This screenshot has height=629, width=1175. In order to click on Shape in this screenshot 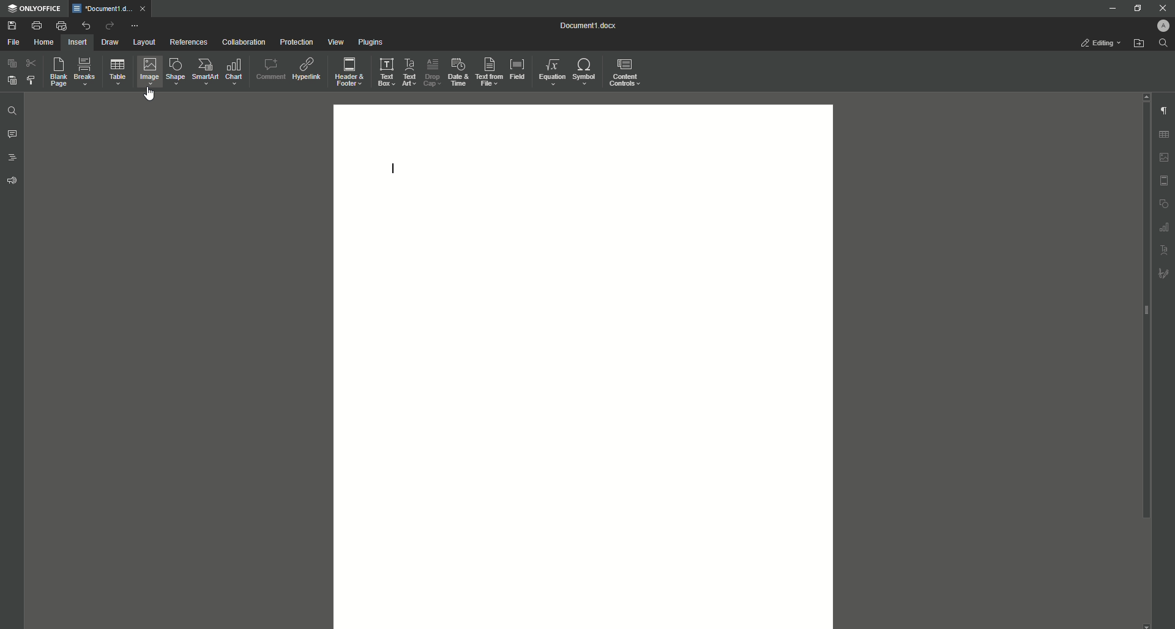, I will do `click(176, 71)`.